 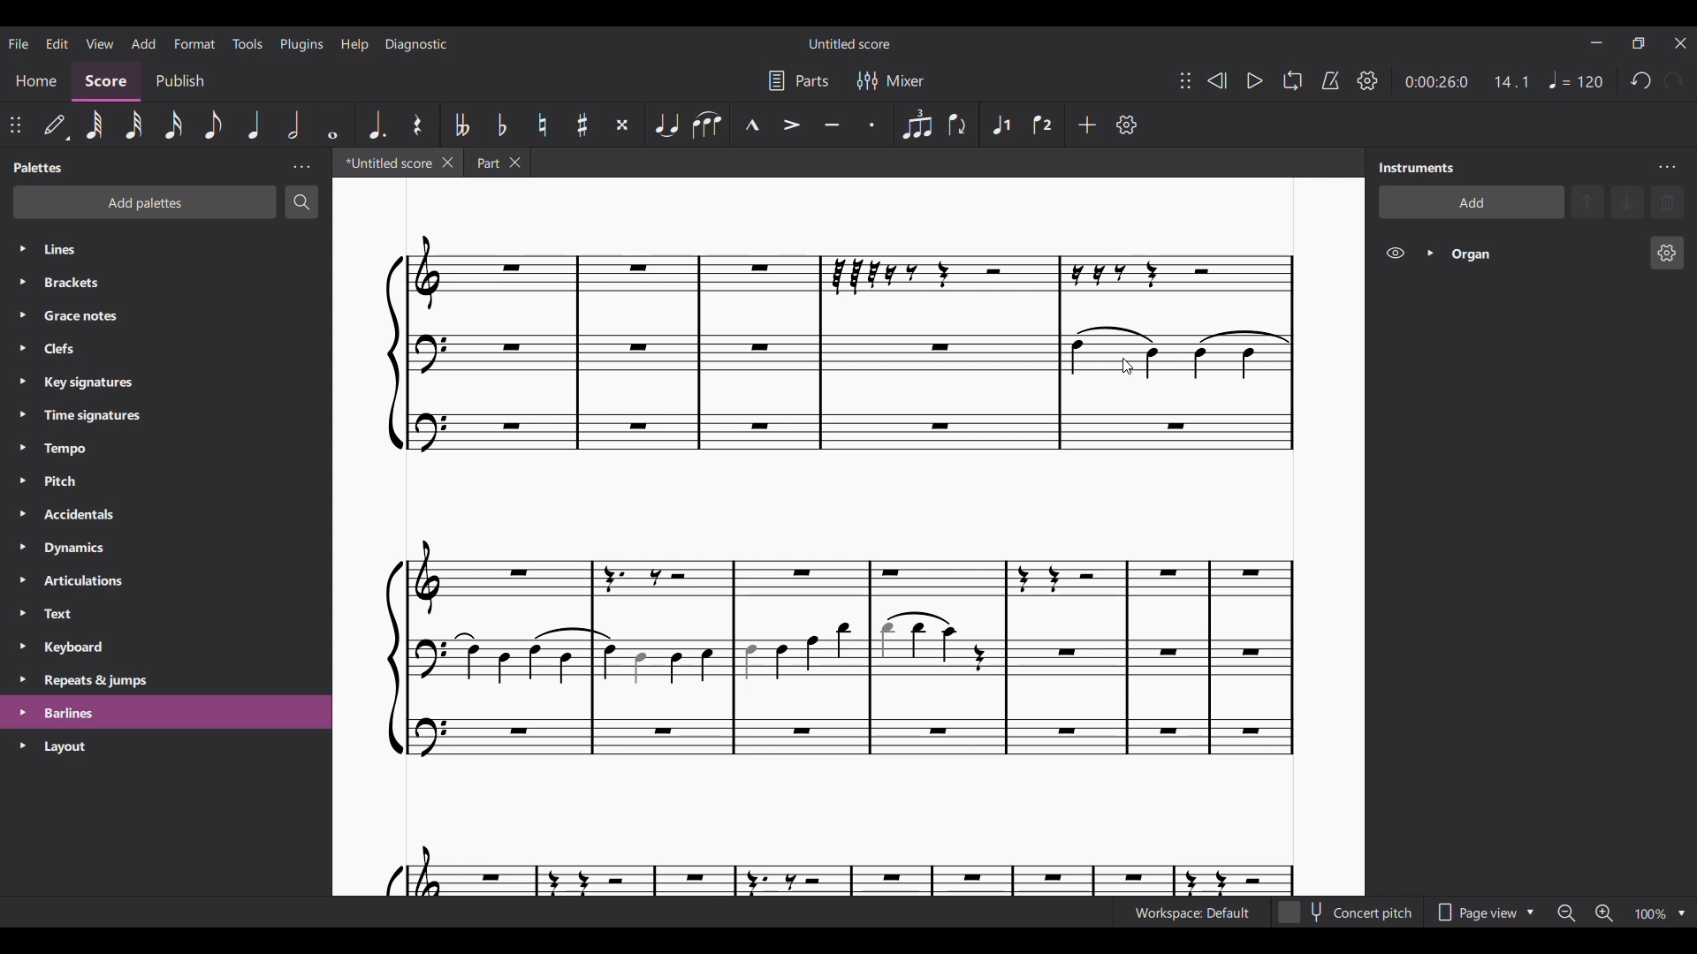 What do you see at coordinates (38, 167) in the screenshot?
I see `Panel title` at bounding box center [38, 167].